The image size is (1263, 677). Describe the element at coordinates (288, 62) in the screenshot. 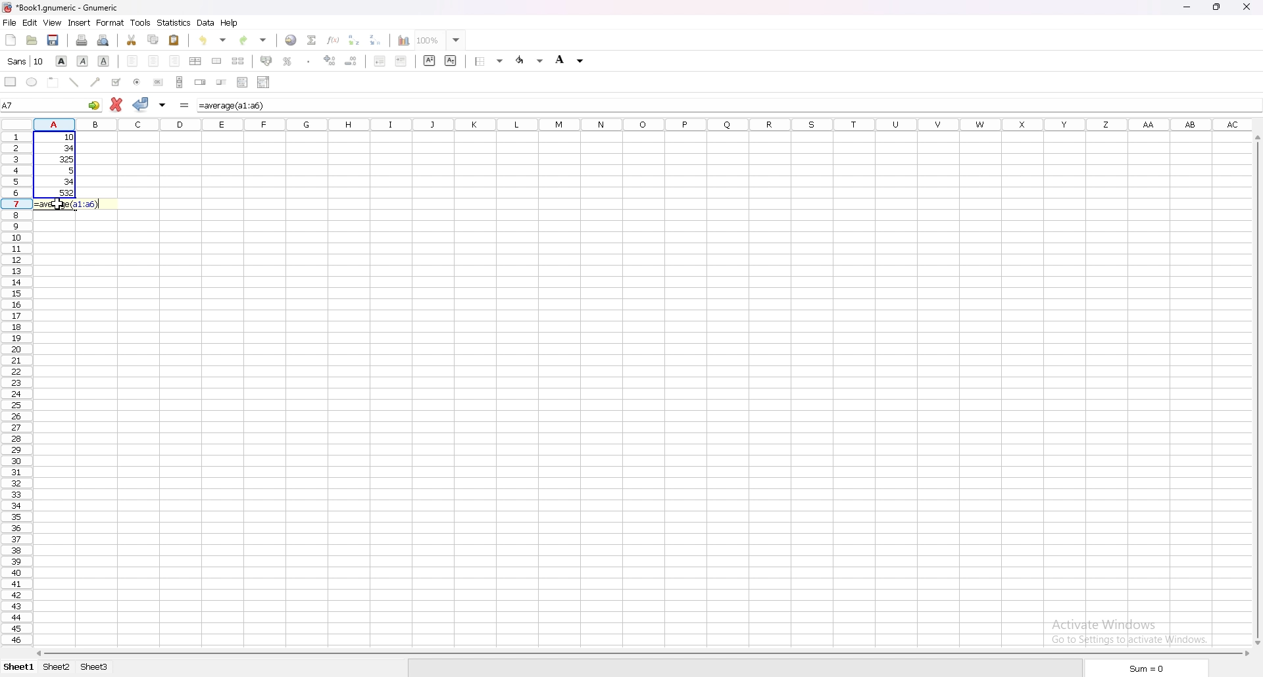

I see `percentage` at that location.